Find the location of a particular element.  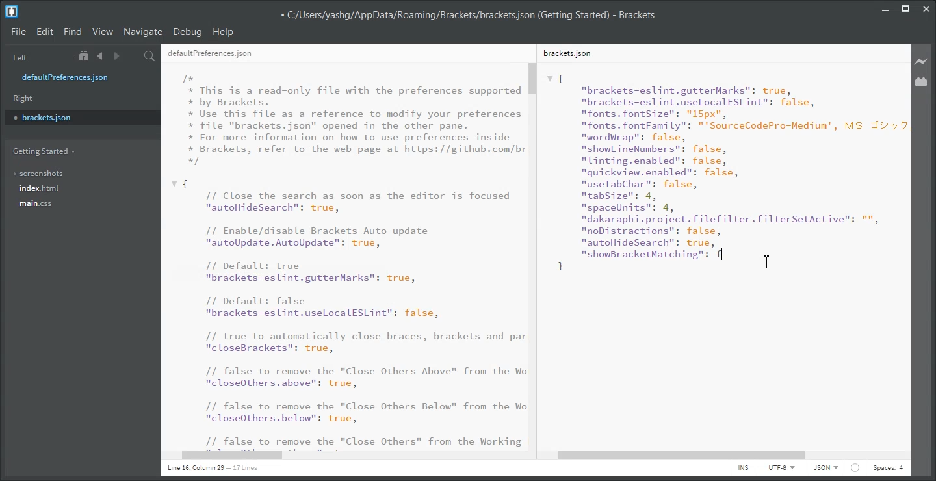

Getting Started is located at coordinates (43, 151).